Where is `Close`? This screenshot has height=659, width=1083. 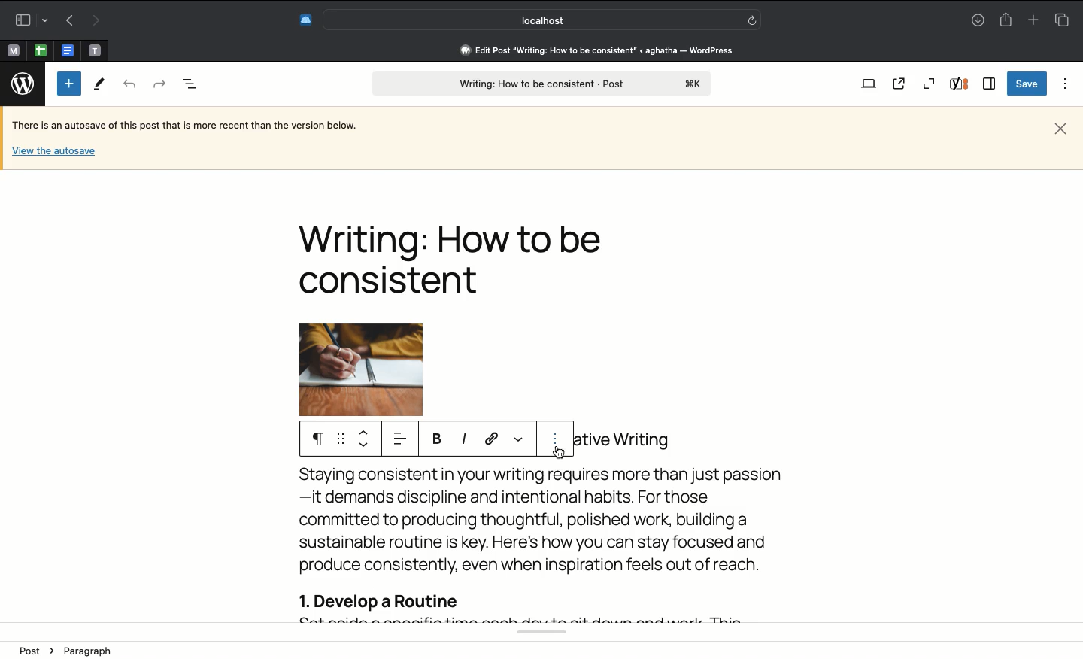
Close is located at coordinates (1060, 127).